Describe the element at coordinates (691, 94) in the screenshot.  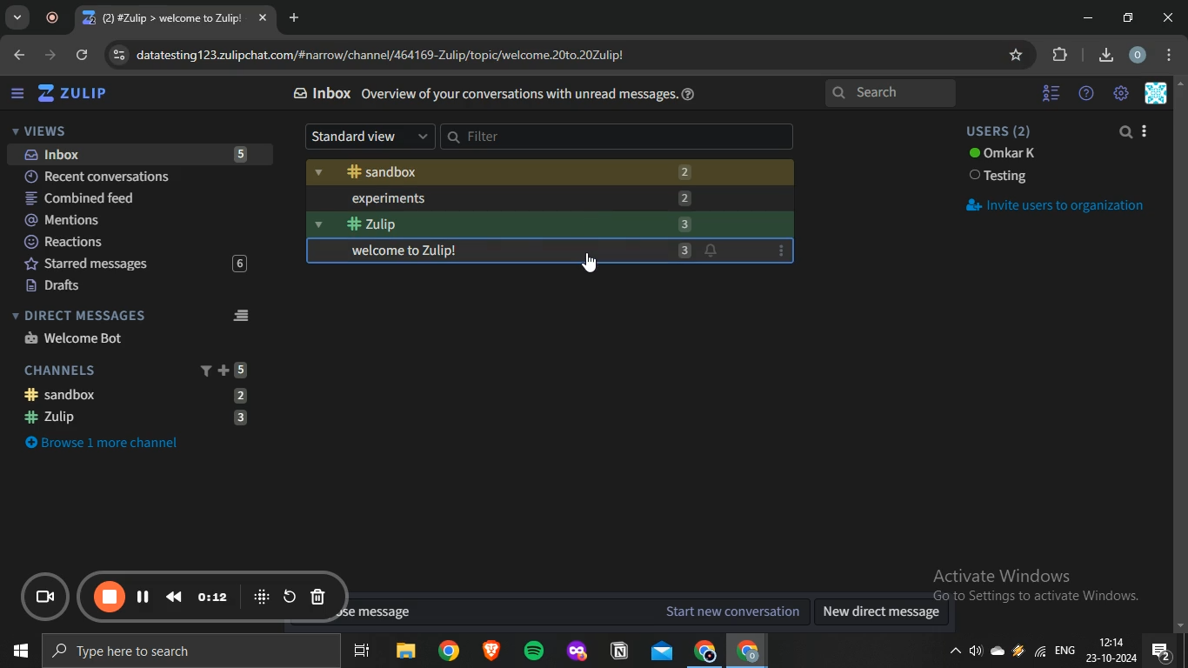
I see `get help` at that location.